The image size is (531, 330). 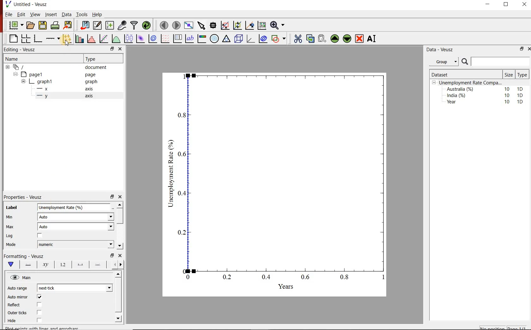 What do you see at coordinates (164, 25) in the screenshot?
I see `move to previous page` at bounding box center [164, 25].